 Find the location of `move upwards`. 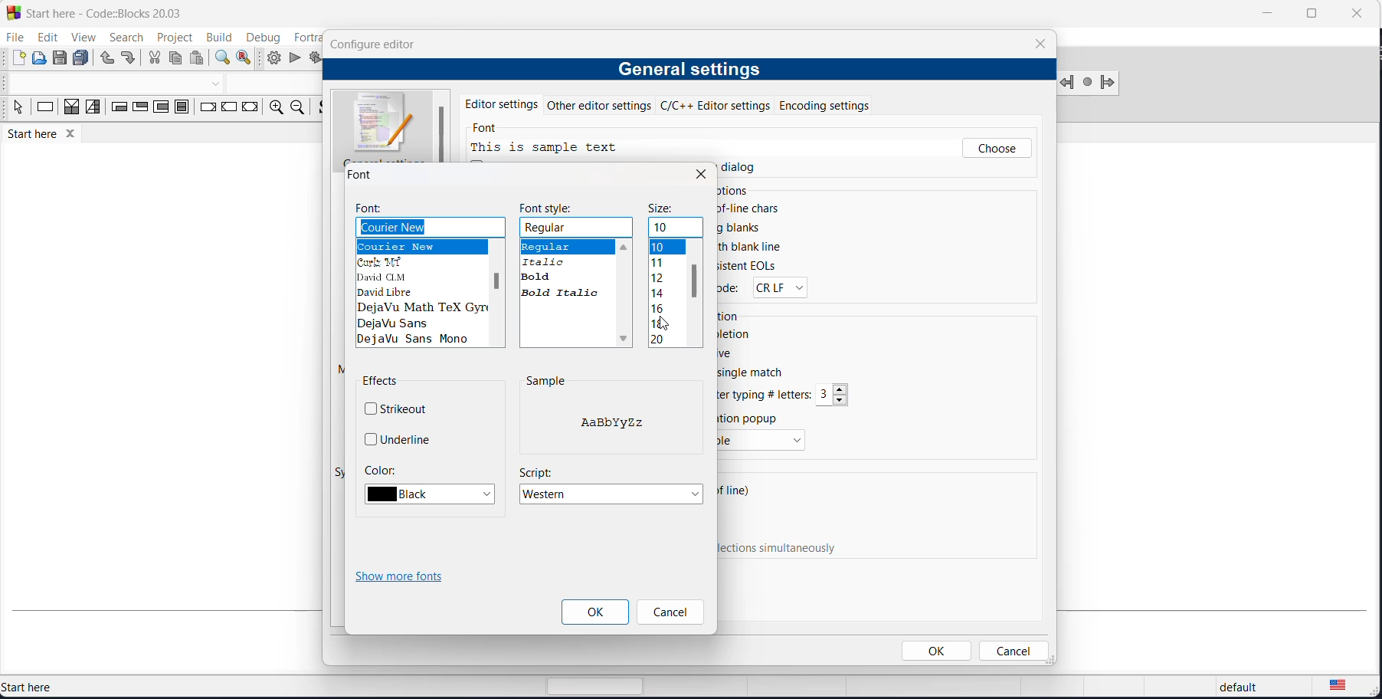

move upwards is located at coordinates (624, 245).